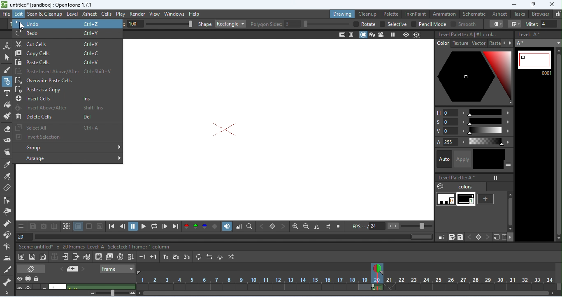  Describe the element at coordinates (154, 257) in the screenshot. I see `increase step` at that location.